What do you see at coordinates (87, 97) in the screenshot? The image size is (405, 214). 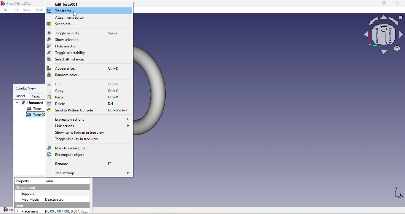 I see `Paste` at bounding box center [87, 97].